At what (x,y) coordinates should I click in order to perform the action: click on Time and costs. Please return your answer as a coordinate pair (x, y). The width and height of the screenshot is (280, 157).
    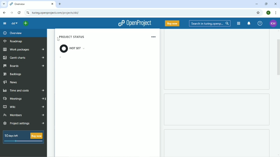
    Looking at the image, I should click on (24, 90).